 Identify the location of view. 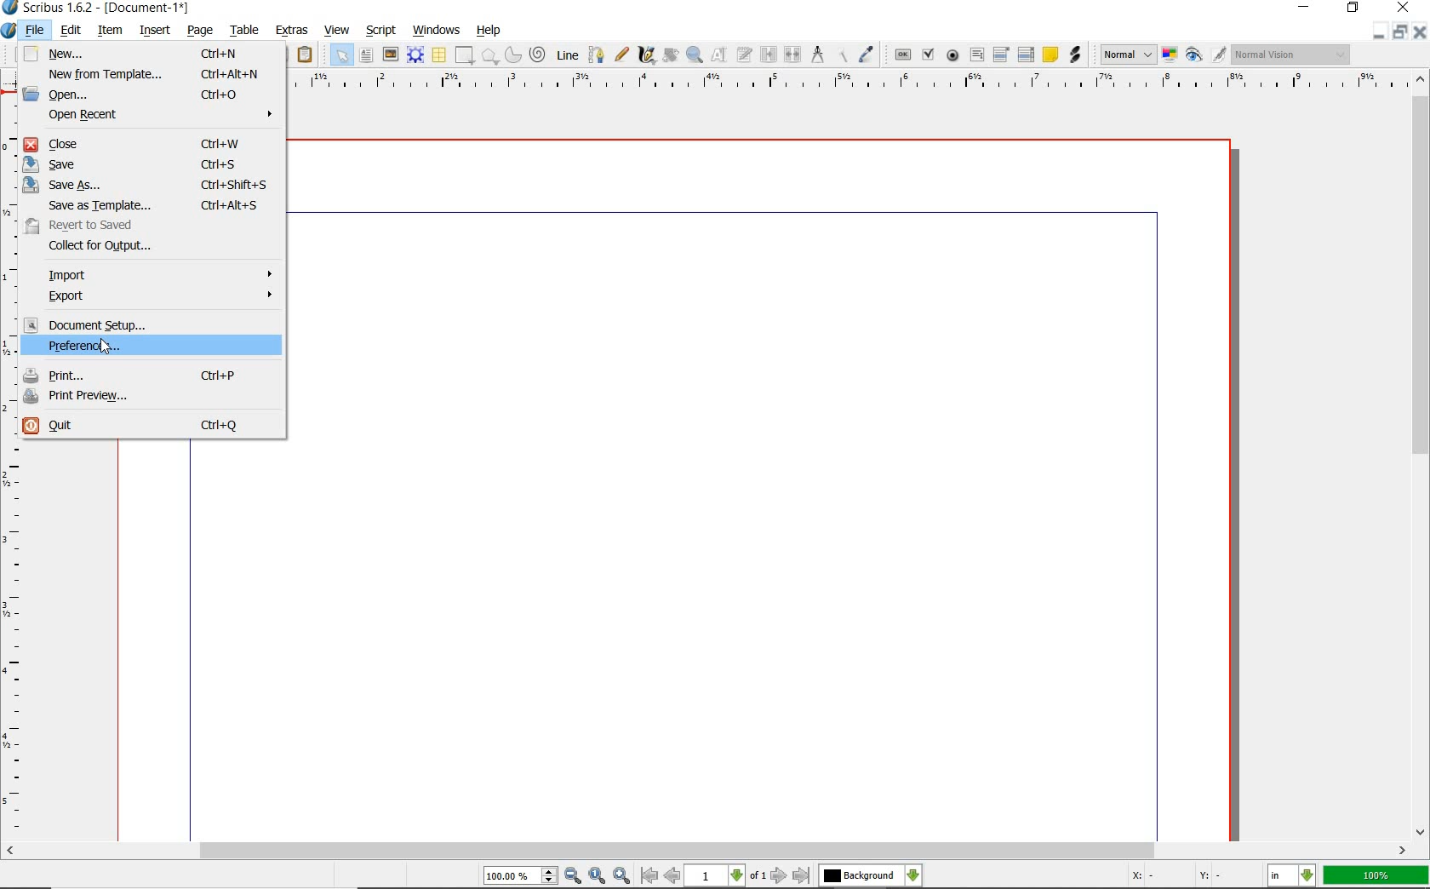
(338, 29).